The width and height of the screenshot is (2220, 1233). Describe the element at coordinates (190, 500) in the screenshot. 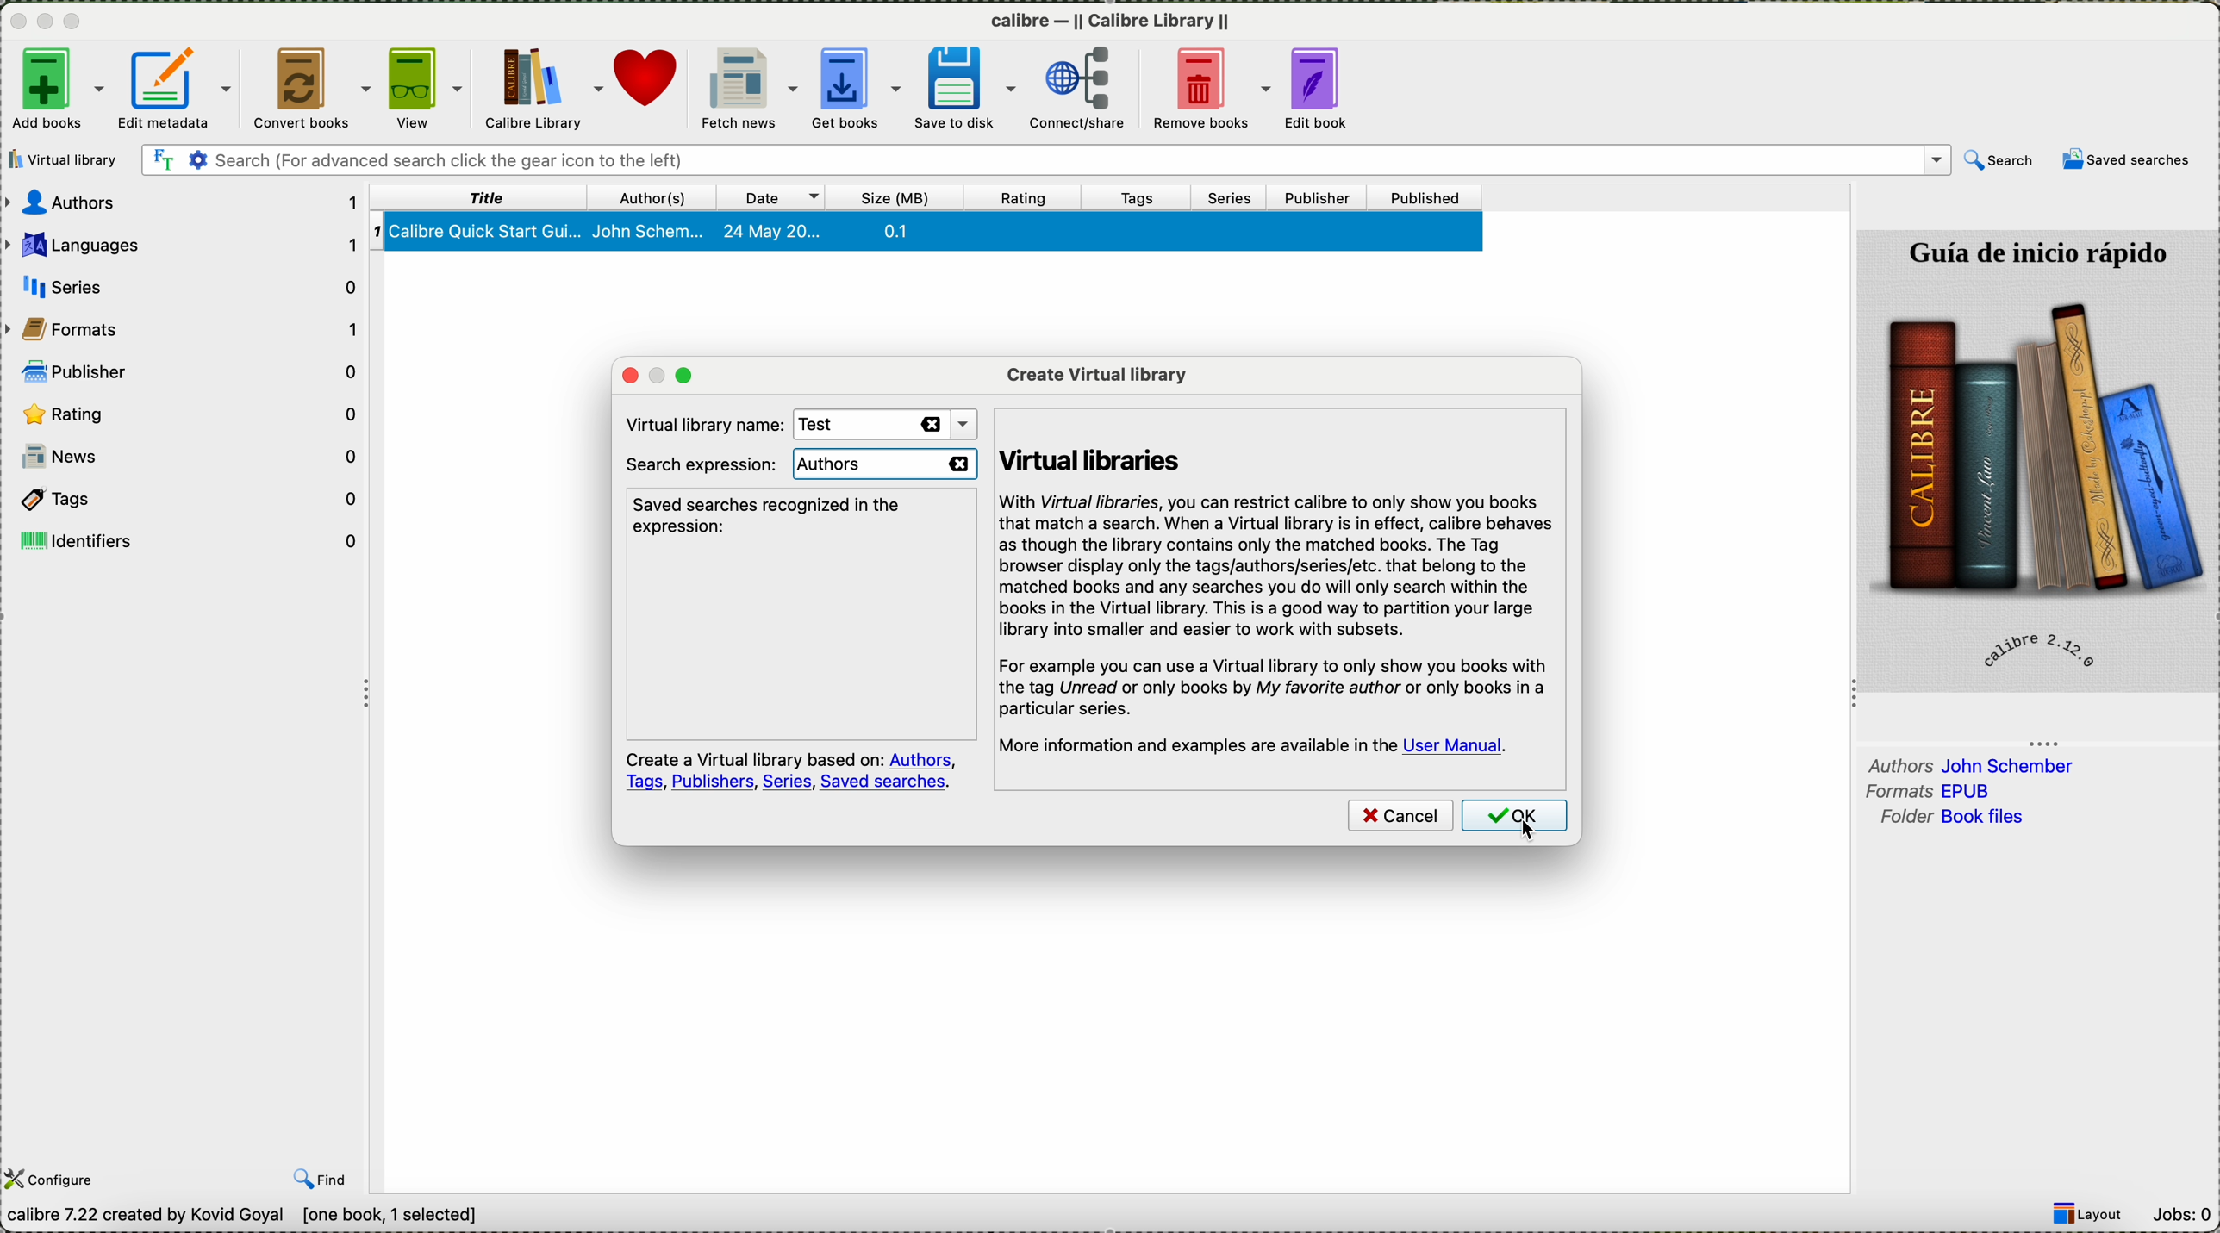

I see `tags` at that location.